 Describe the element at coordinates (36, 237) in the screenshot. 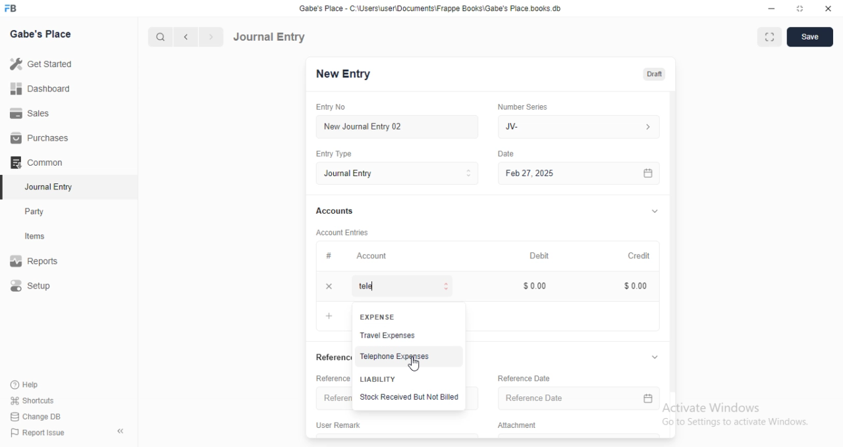

I see `Items` at that location.